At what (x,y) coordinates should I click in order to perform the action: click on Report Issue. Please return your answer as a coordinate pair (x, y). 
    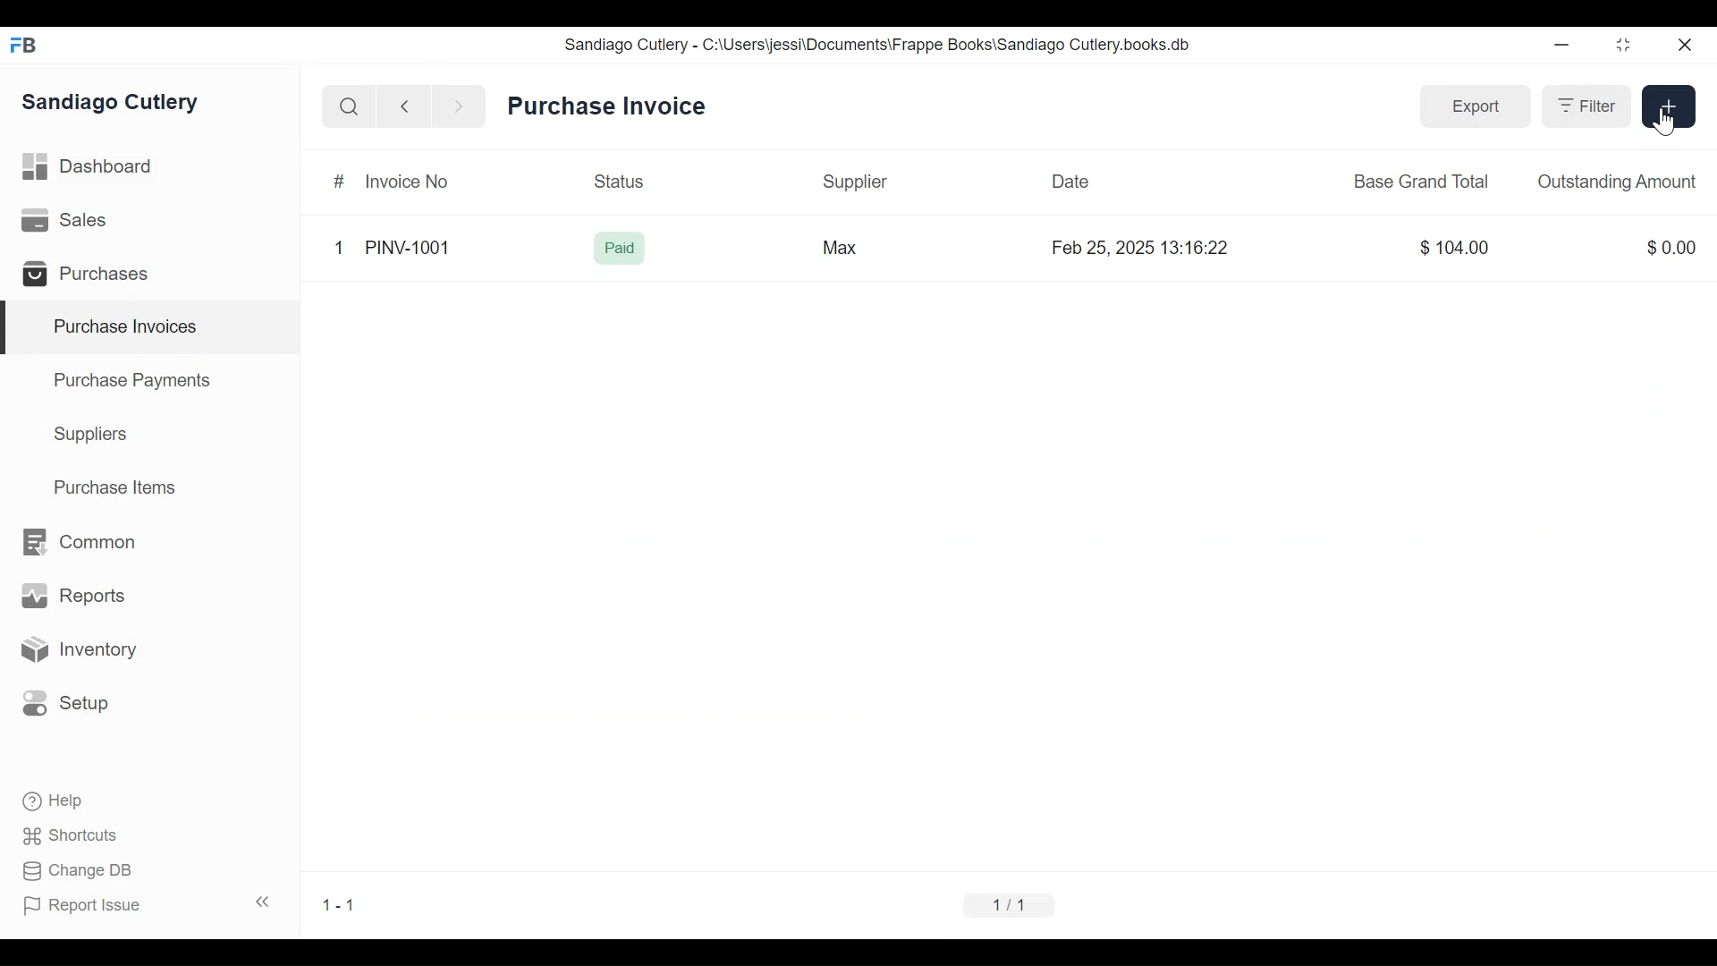
    Looking at the image, I should click on (146, 904).